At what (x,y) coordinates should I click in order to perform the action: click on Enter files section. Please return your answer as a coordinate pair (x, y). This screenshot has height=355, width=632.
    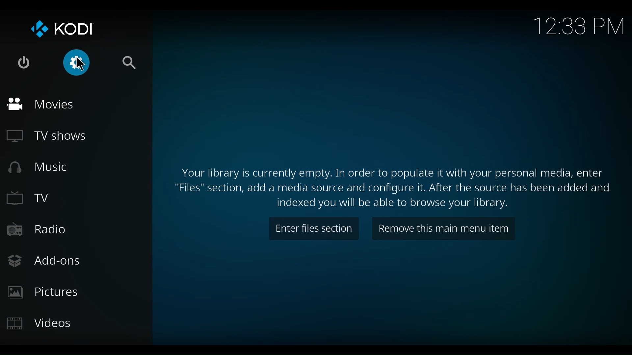
    Looking at the image, I should click on (314, 228).